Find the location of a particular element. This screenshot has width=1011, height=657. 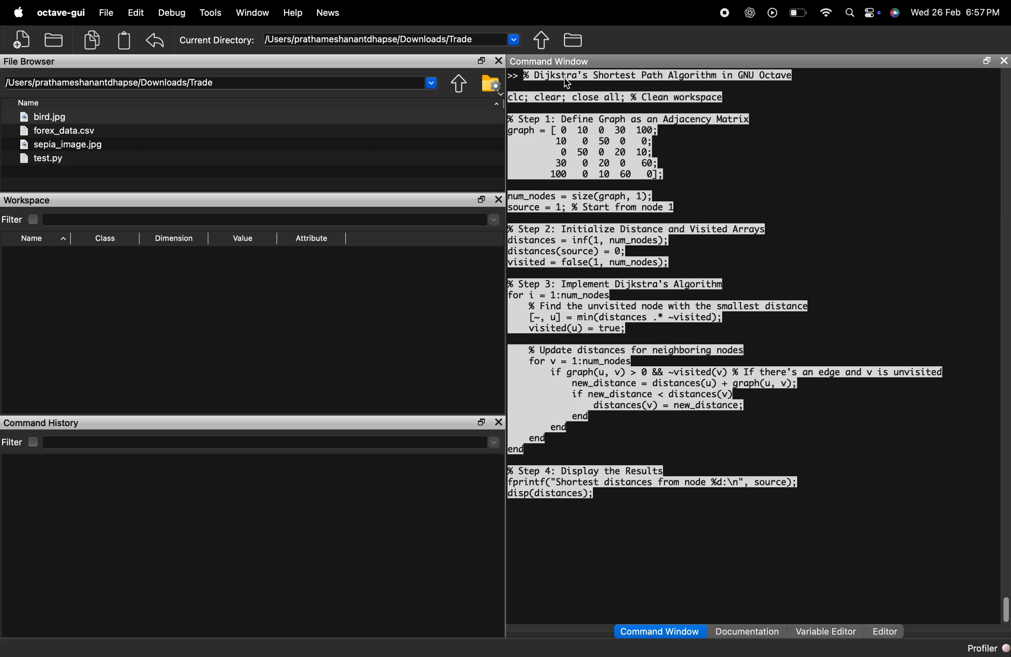

command window is located at coordinates (659, 631).